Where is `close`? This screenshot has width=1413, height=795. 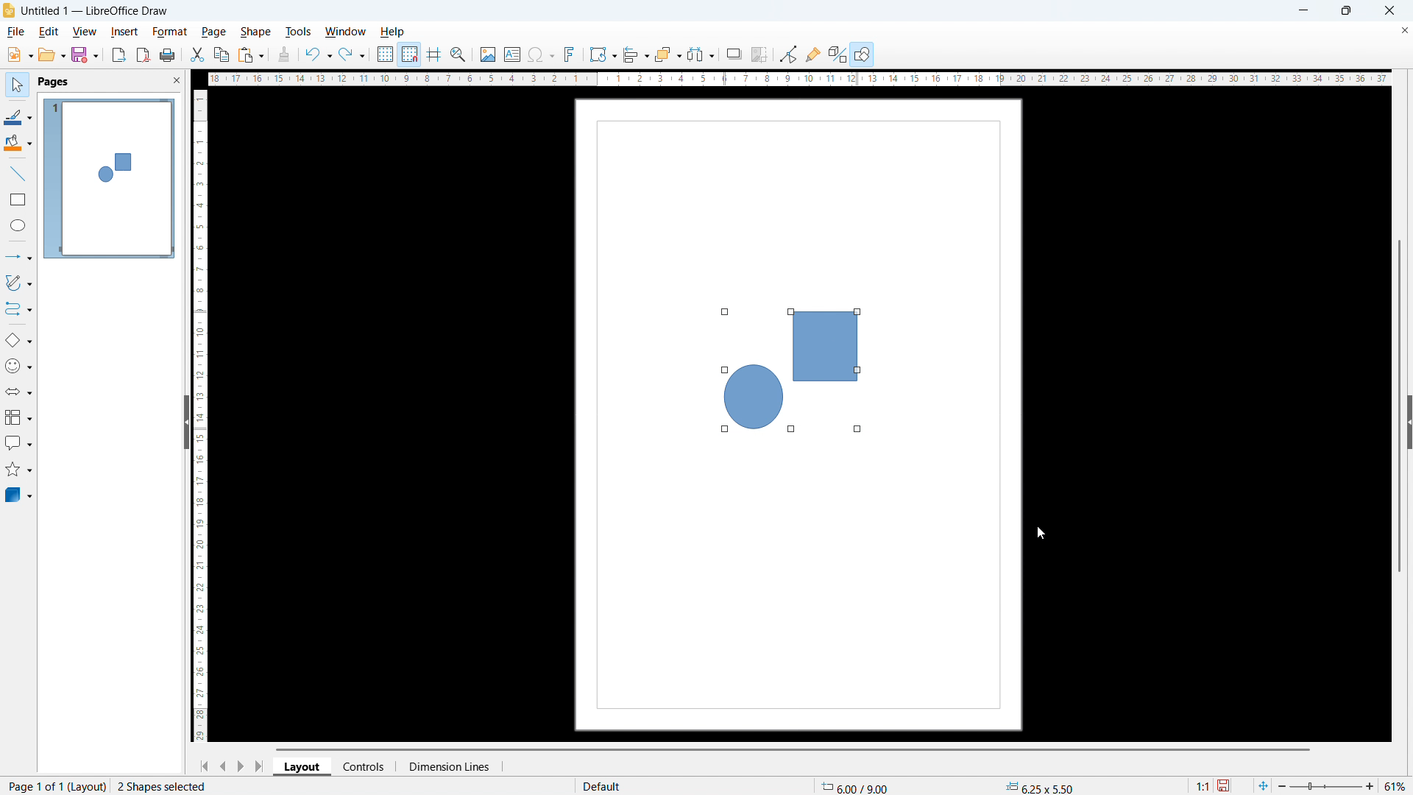 close is located at coordinates (1390, 10).